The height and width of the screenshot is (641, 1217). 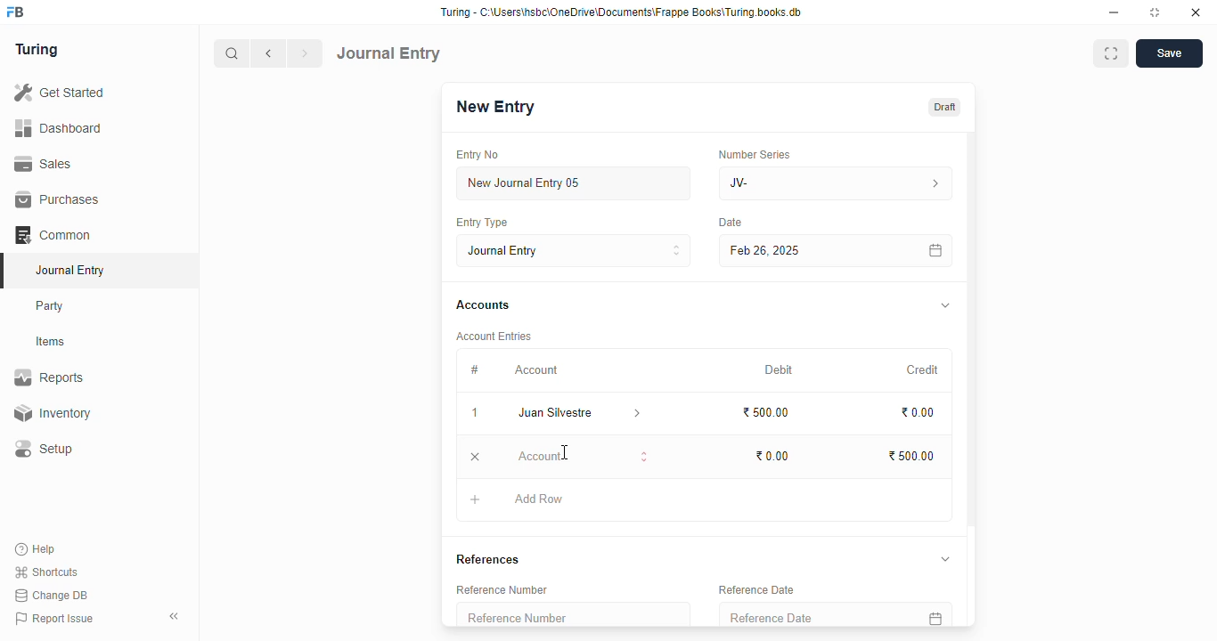 What do you see at coordinates (15, 12) in the screenshot?
I see `FB - logo` at bounding box center [15, 12].